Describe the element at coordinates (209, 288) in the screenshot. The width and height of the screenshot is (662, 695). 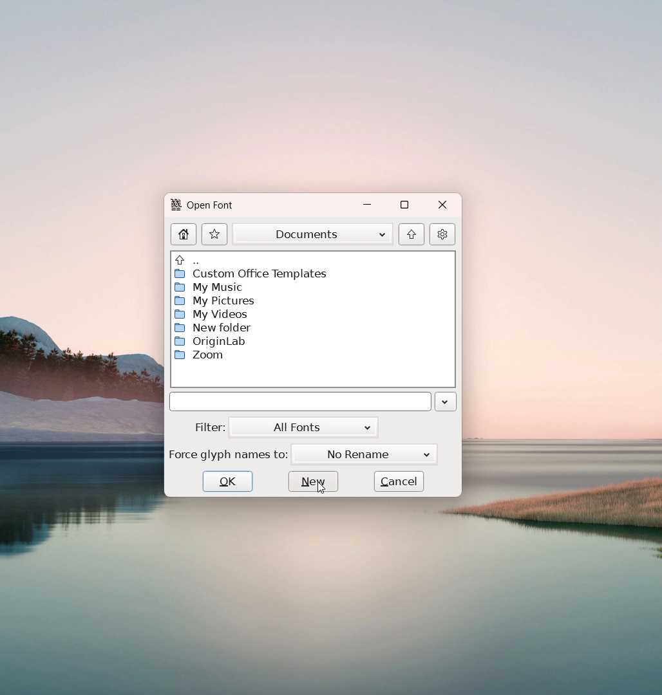
I see `My Music` at that location.